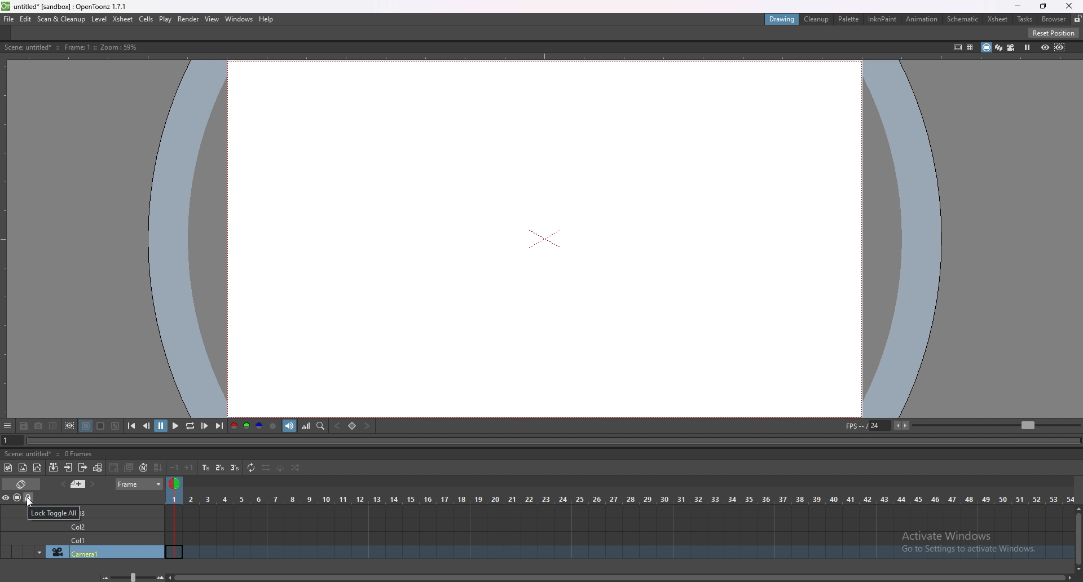  I want to click on blue, so click(259, 426).